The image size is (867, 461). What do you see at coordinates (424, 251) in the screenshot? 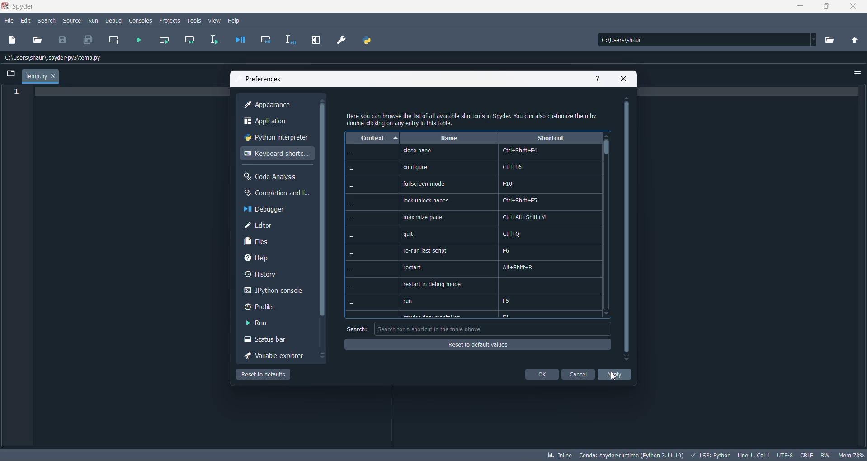
I see `re-run last script` at bounding box center [424, 251].